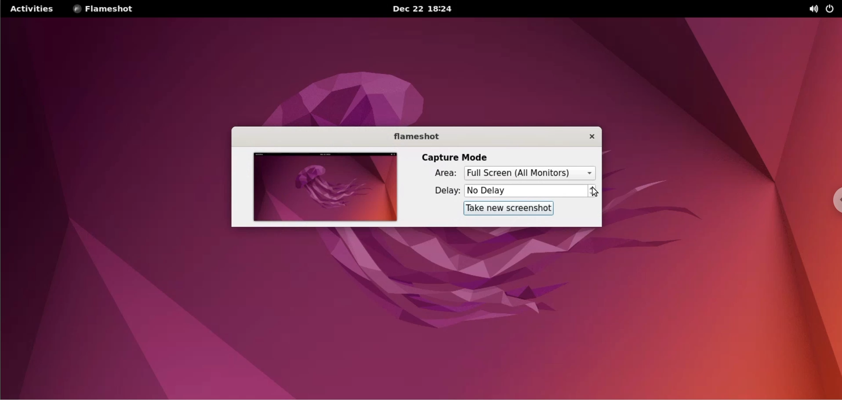  Describe the element at coordinates (598, 191) in the screenshot. I see `cursor ` at that location.